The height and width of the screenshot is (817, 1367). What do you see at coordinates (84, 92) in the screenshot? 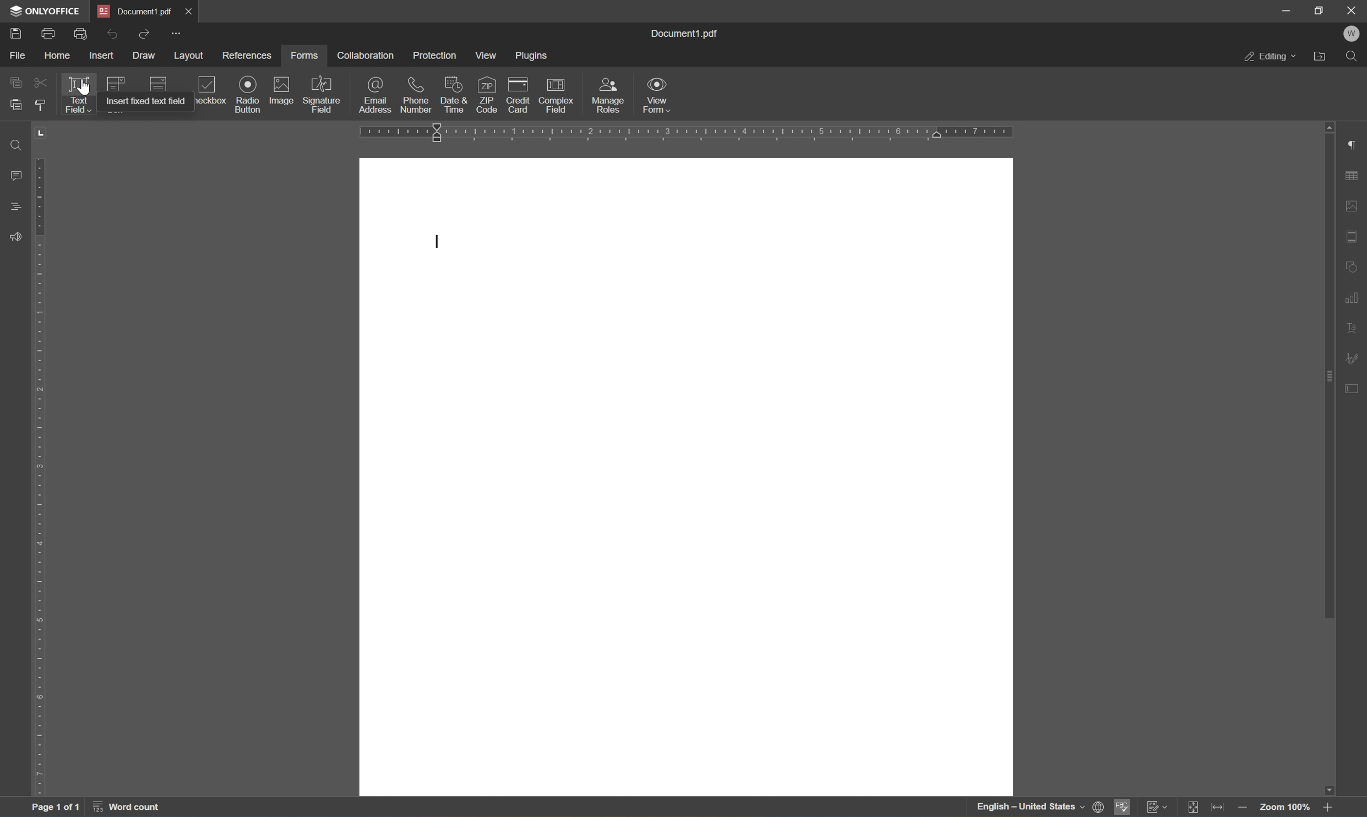
I see `cursor` at bounding box center [84, 92].